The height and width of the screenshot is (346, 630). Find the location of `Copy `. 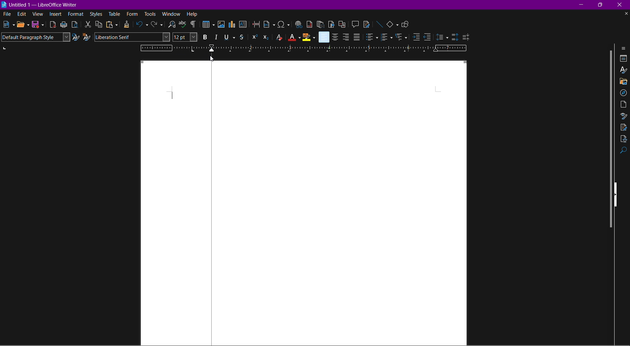

Copy  is located at coordinates (99, 25).